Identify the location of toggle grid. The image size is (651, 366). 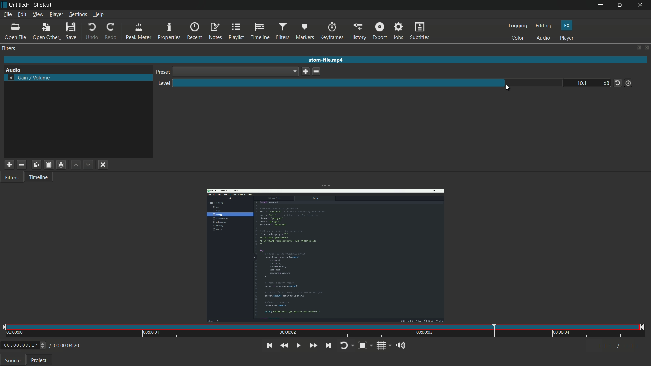
(384, 346).